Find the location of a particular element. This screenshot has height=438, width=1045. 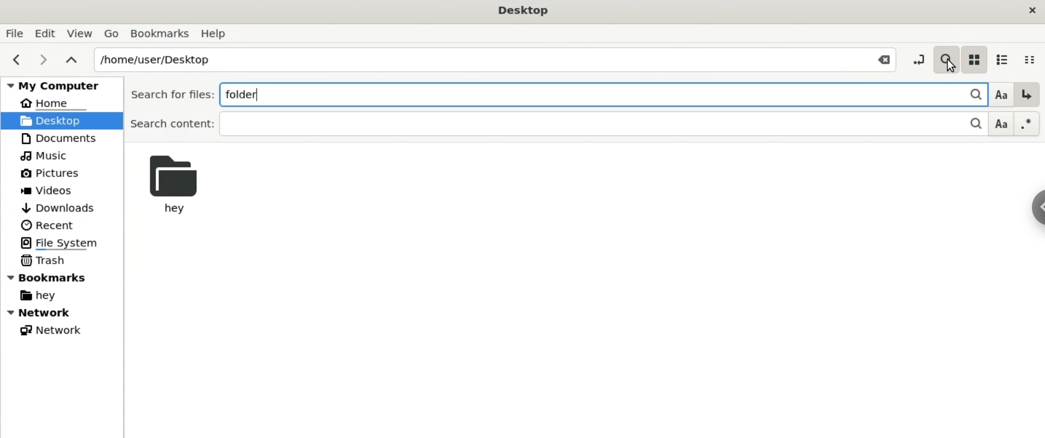

Trash is located at coordinates (43, 260).